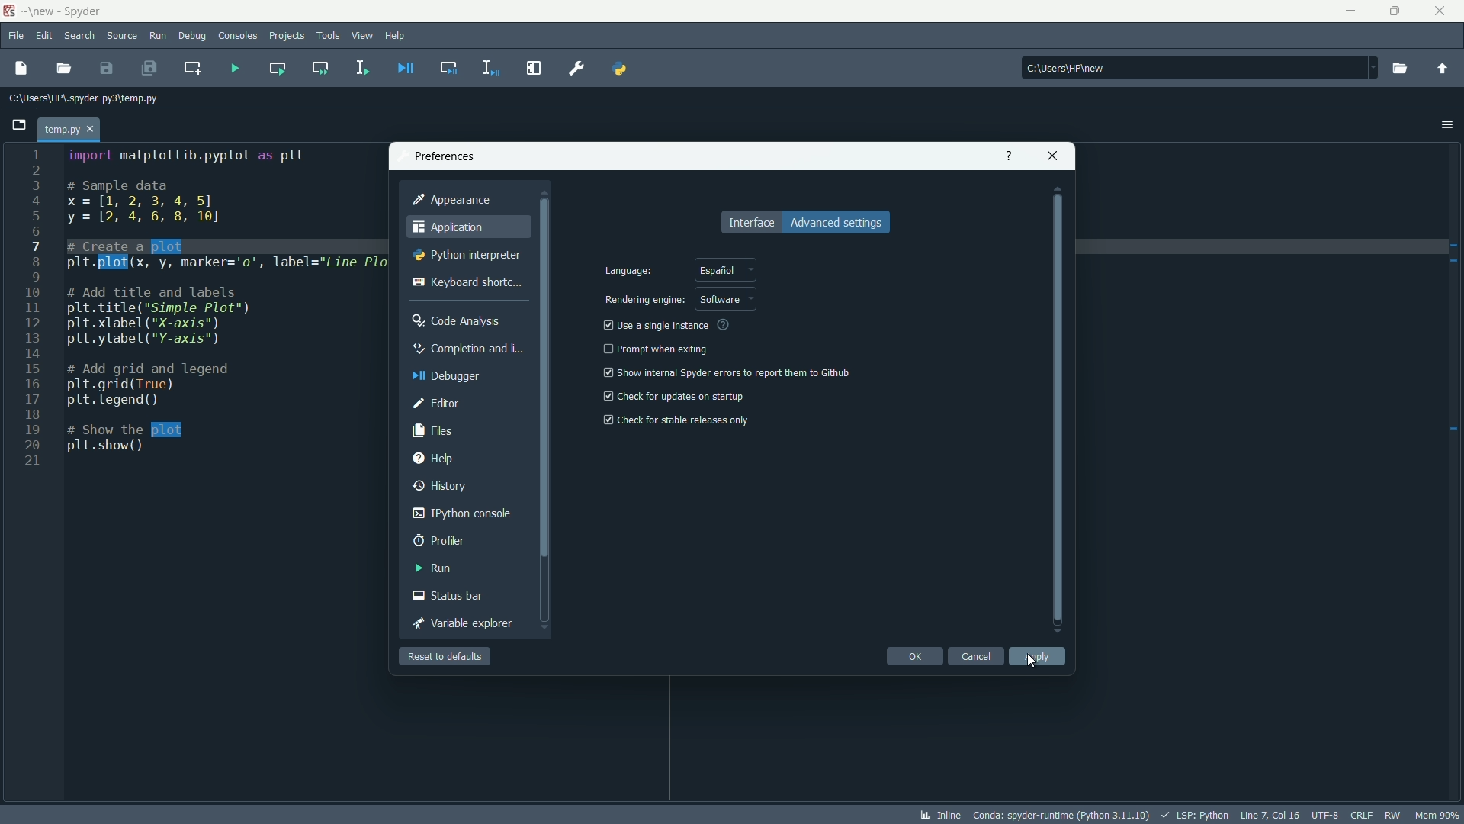  Describe the element at coordinates (449, 596) in the screenshot. I see `status bar` at that location.